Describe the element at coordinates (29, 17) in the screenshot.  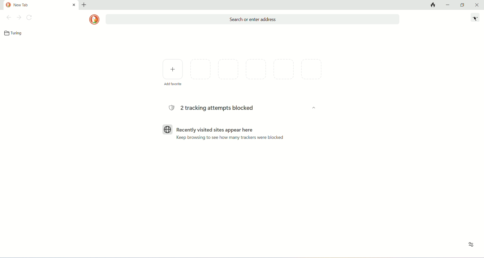
I see `refresh` at that location.